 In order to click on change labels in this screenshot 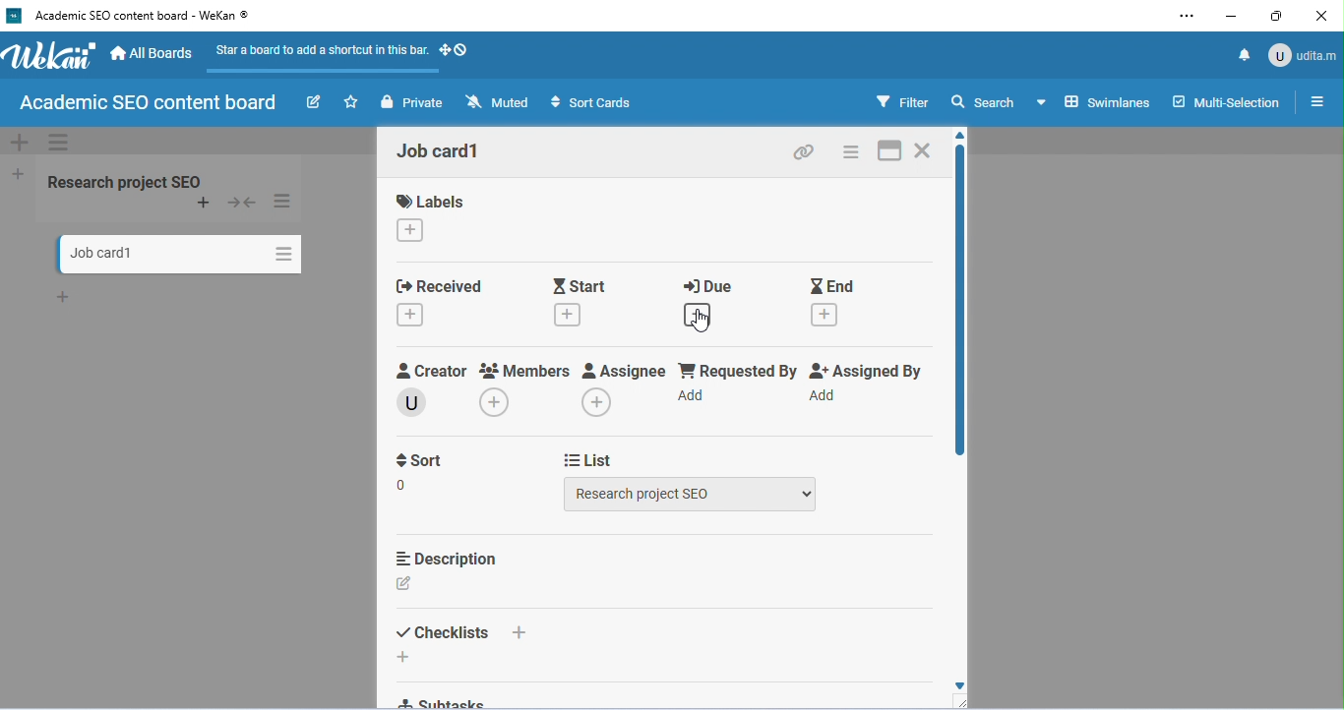, I will do `click(410, 230)`.